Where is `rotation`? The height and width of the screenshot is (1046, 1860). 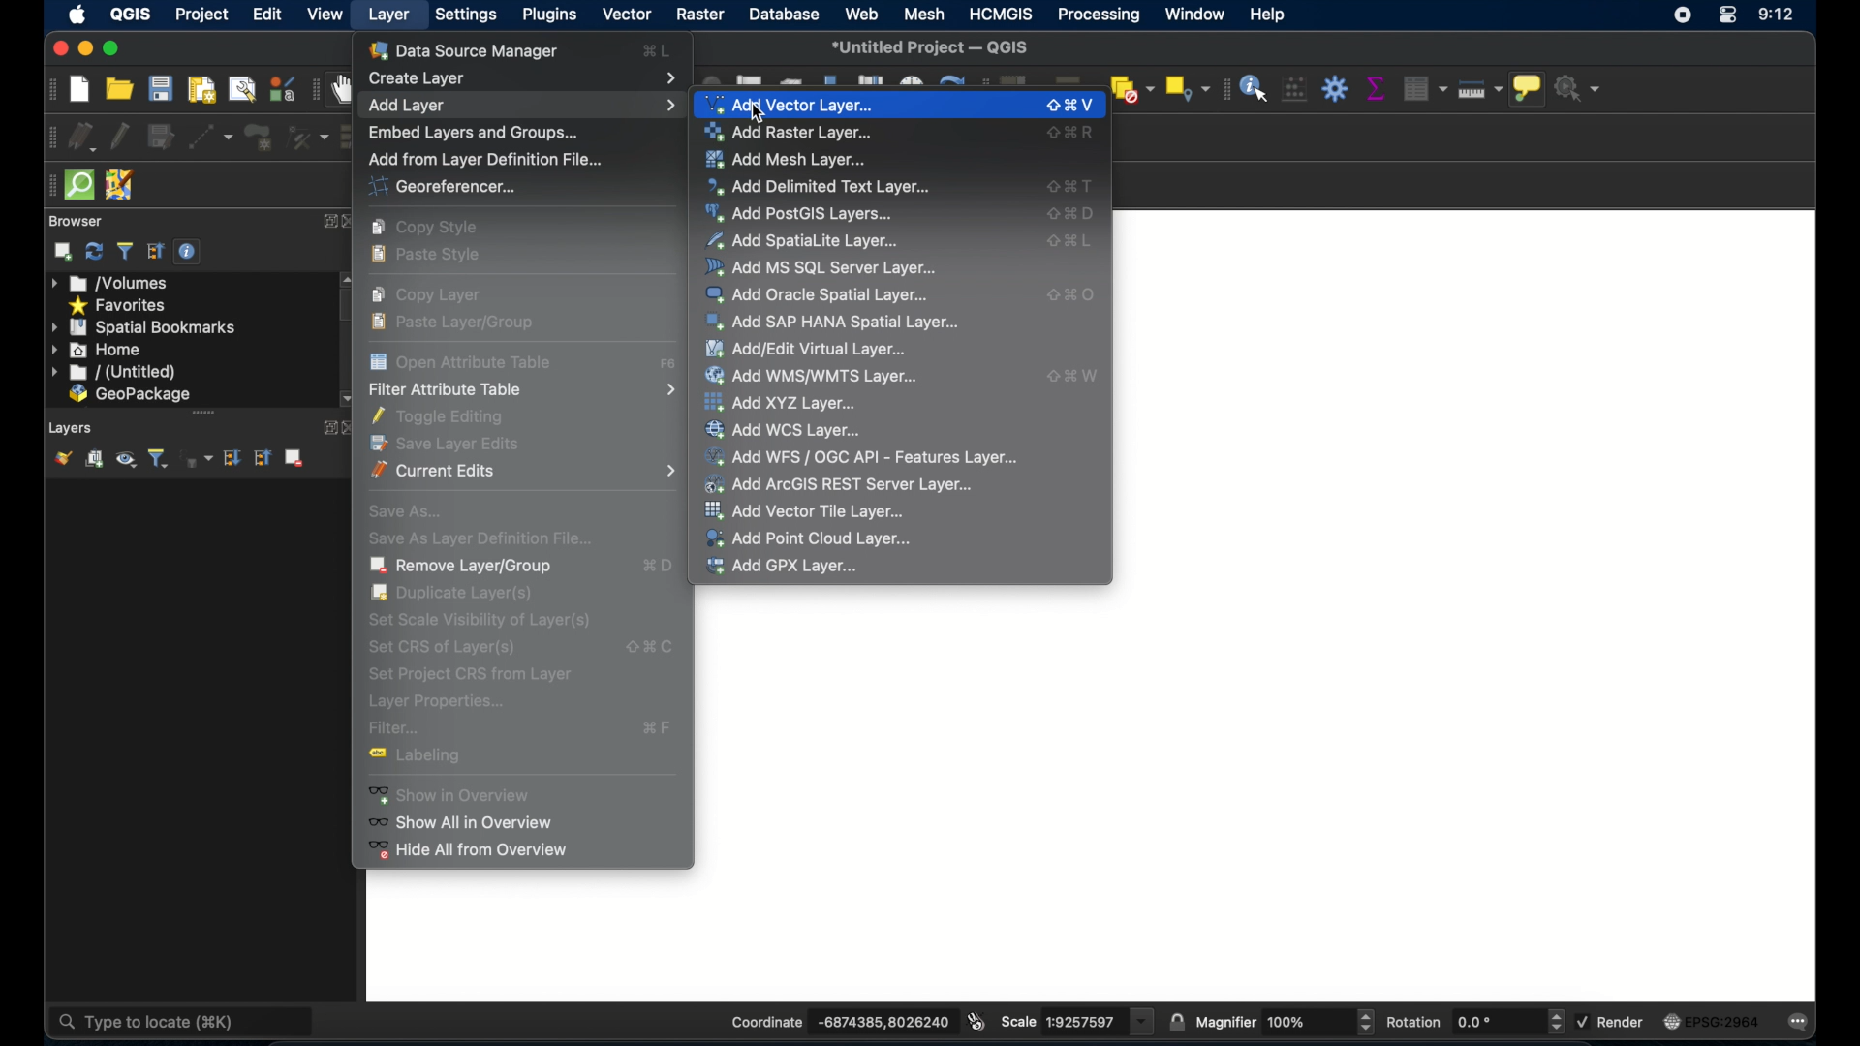 rotation is located at coordinates (1475, 1022).